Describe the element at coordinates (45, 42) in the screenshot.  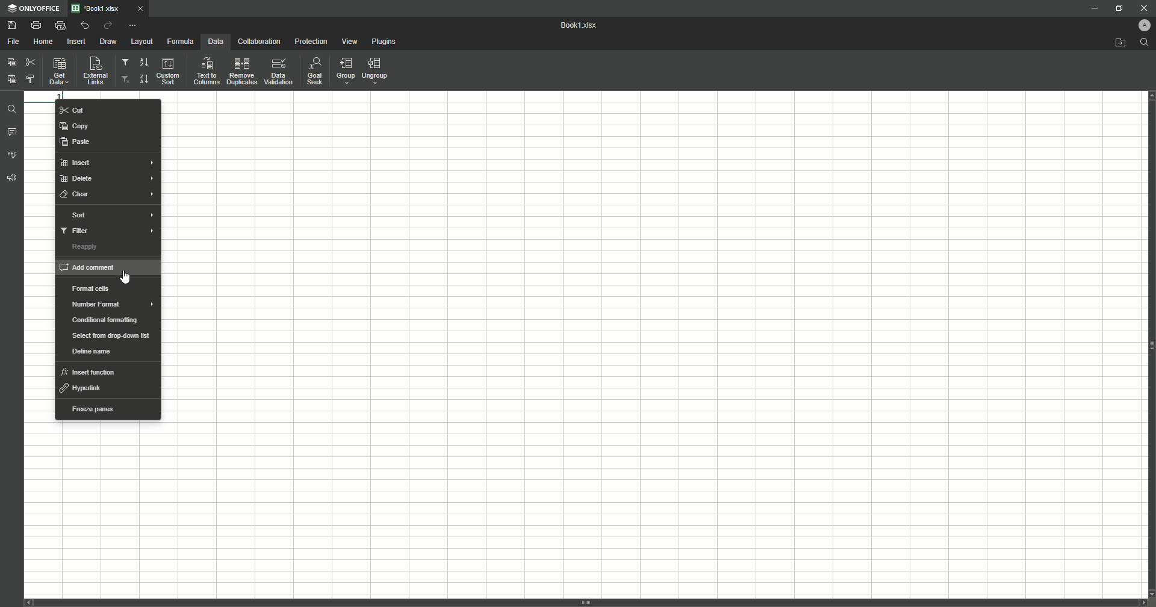
I see `Home` at that location.